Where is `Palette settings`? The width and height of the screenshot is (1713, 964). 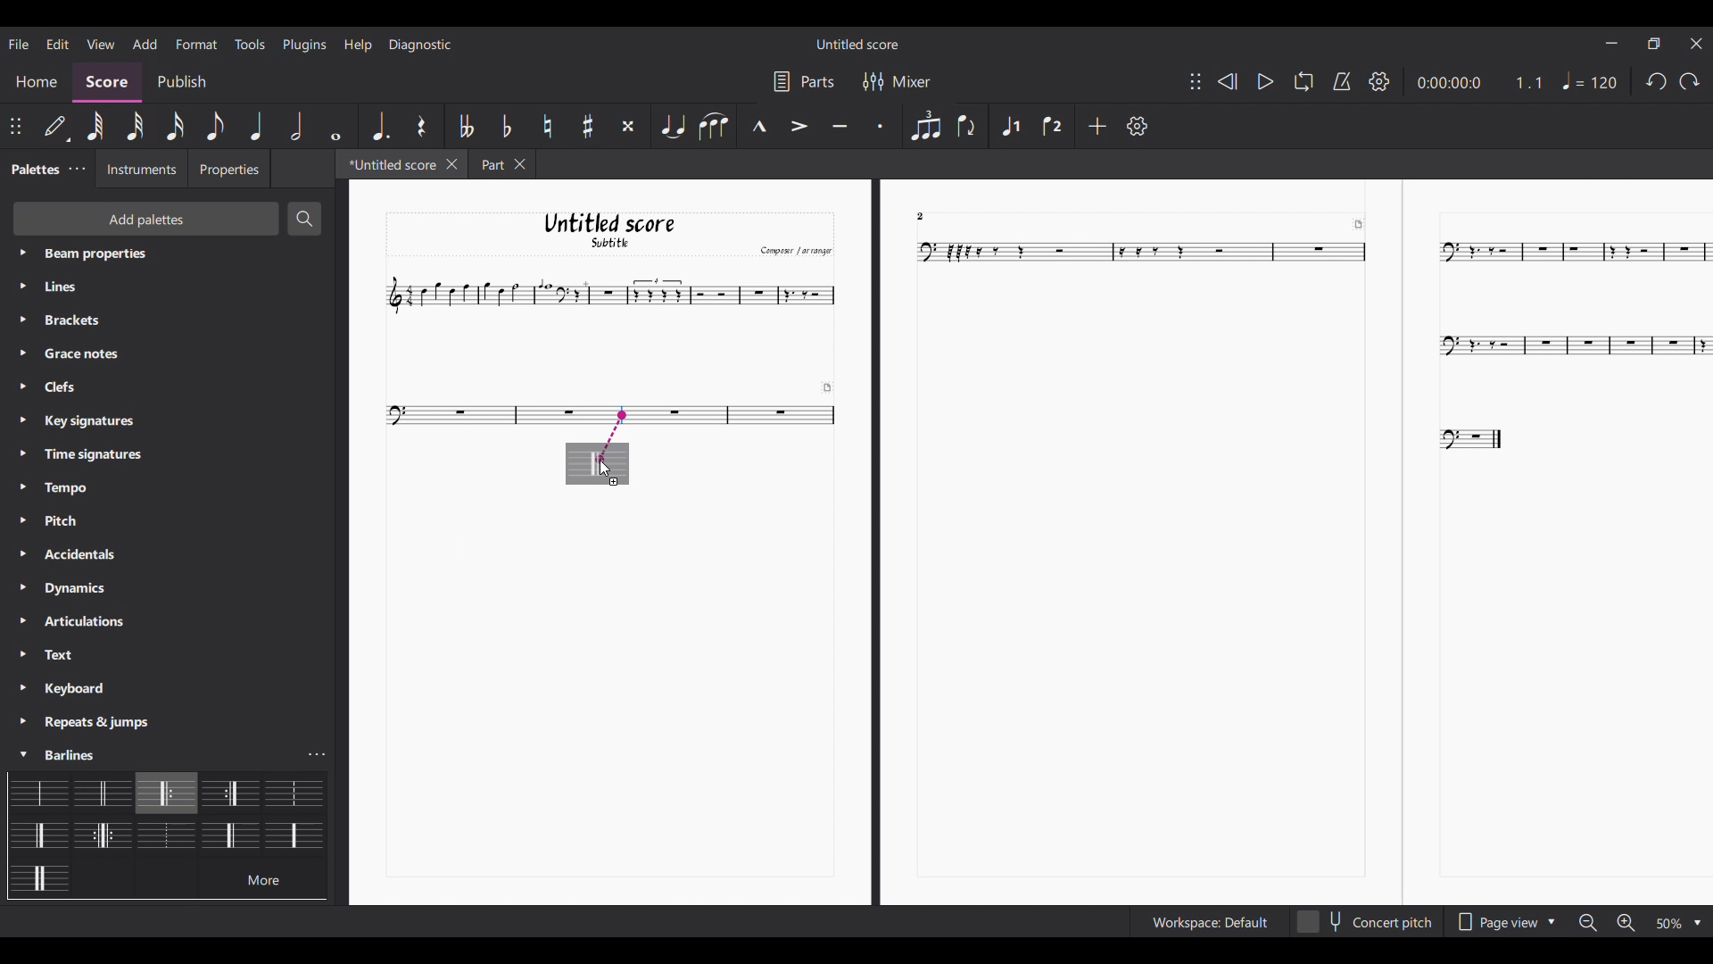 Palette settings is located at coordinates (105, 257).